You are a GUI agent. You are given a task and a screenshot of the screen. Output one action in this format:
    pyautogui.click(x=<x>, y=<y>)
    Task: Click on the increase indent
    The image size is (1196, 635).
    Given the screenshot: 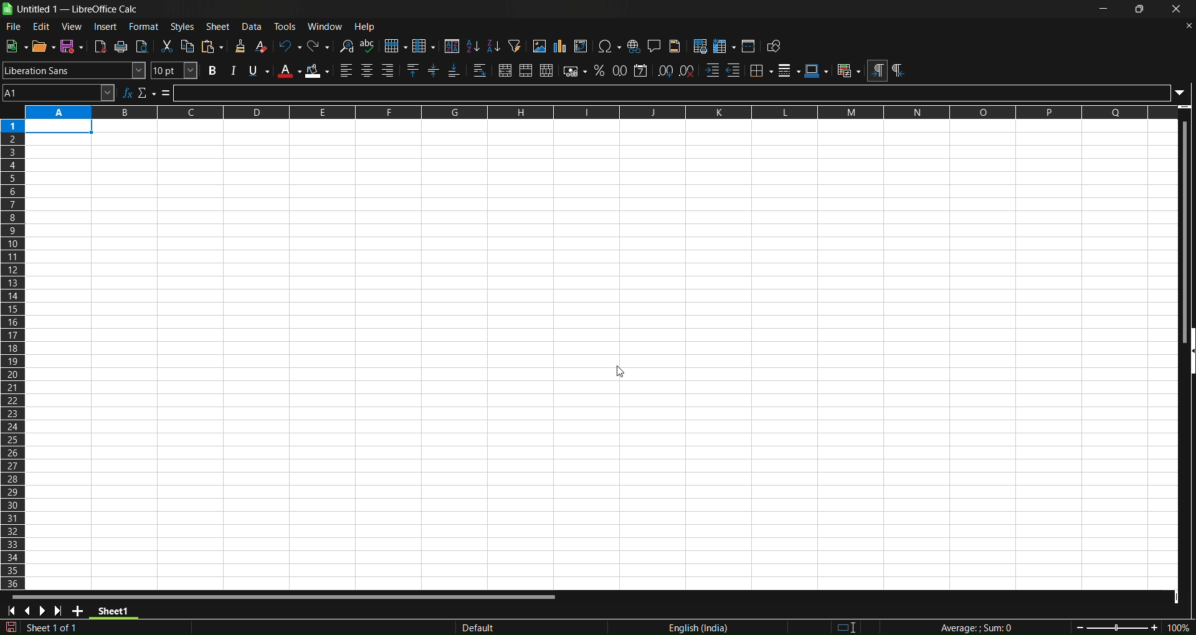 What is the action you would take?
    pyautogui.click(x=712, y=71)
    